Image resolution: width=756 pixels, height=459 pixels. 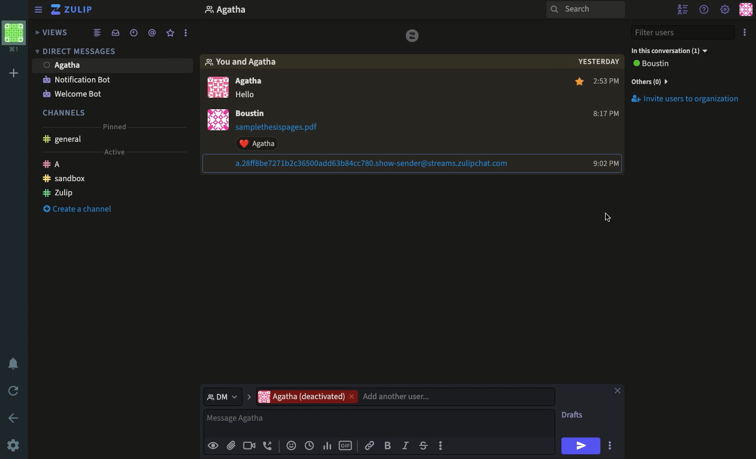 What do you see at coordinates (329, 11) in the screenshot?
I see `Inbox` at bounding box center [329, 11].